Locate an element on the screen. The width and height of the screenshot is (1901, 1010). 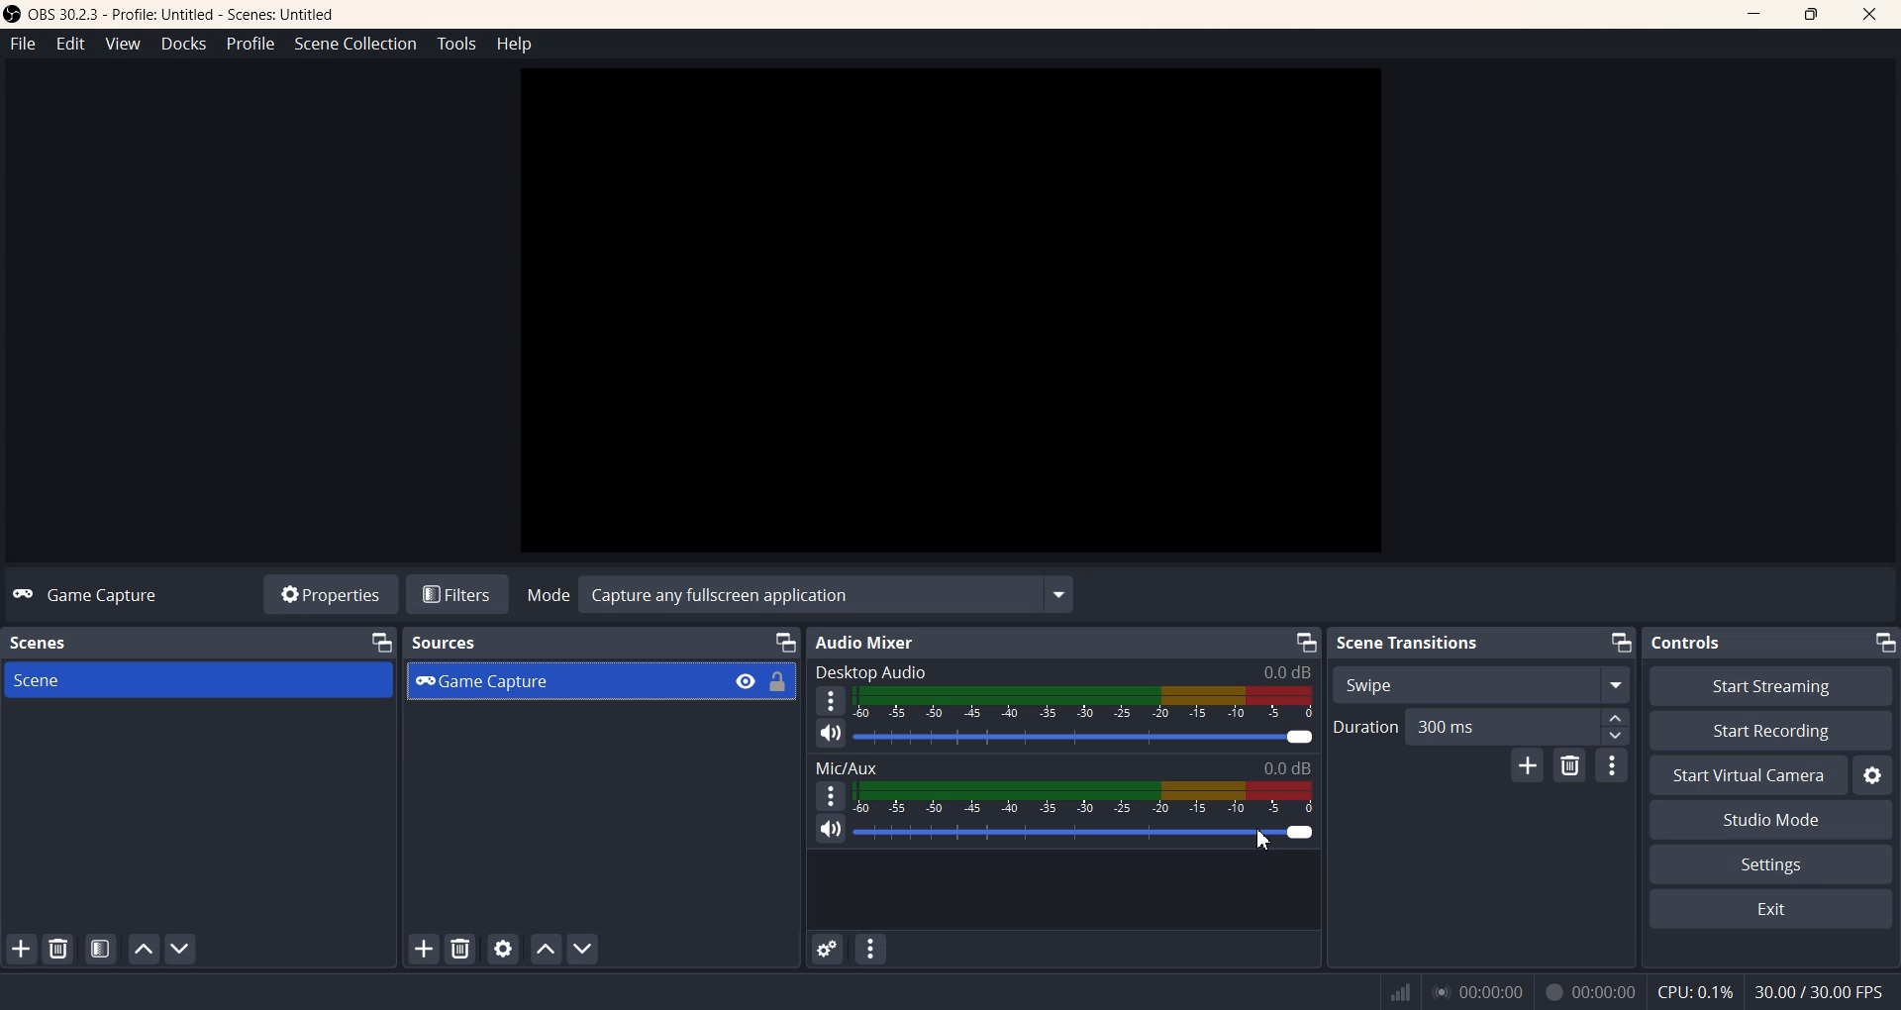
Remove Sources is located at coordinates (460, 948).